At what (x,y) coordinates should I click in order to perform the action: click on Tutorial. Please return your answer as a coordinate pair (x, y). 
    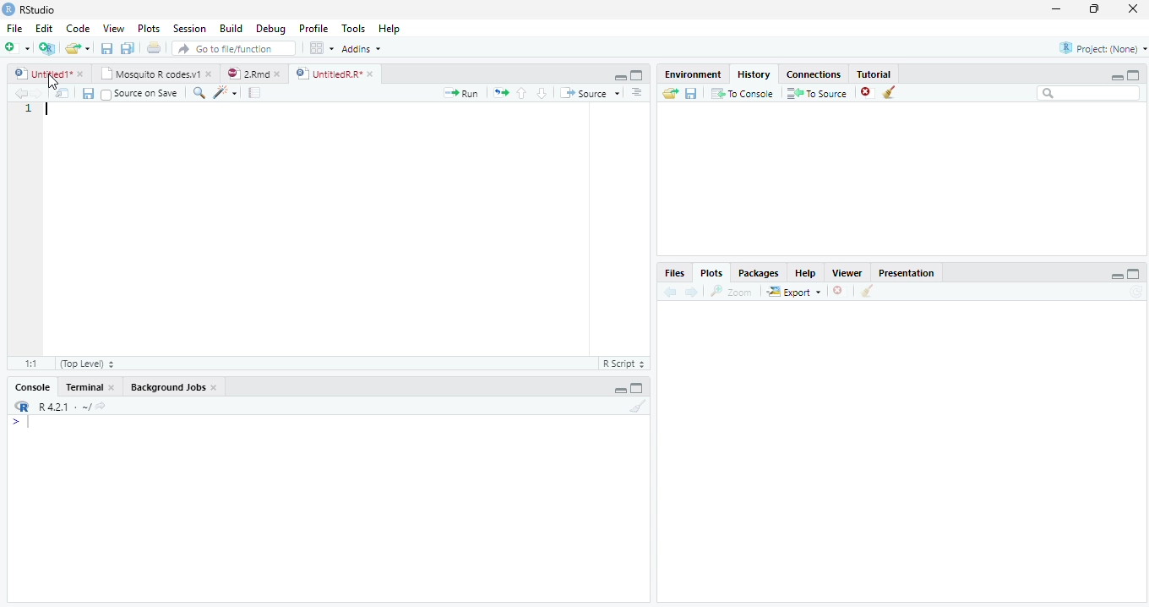
    Looking at the image, I should click on (874, 74).